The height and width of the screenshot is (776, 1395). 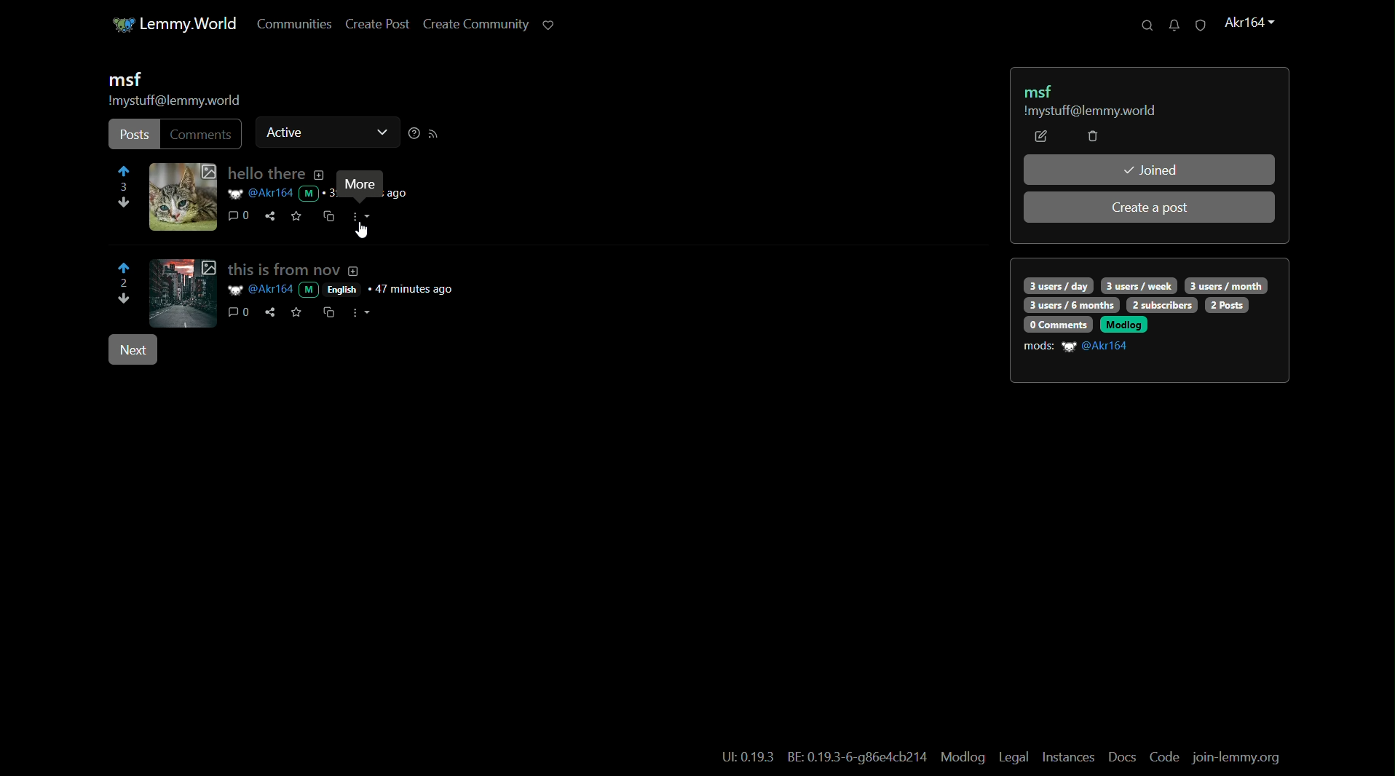 I want to click on more, so click(x=365, y=312).